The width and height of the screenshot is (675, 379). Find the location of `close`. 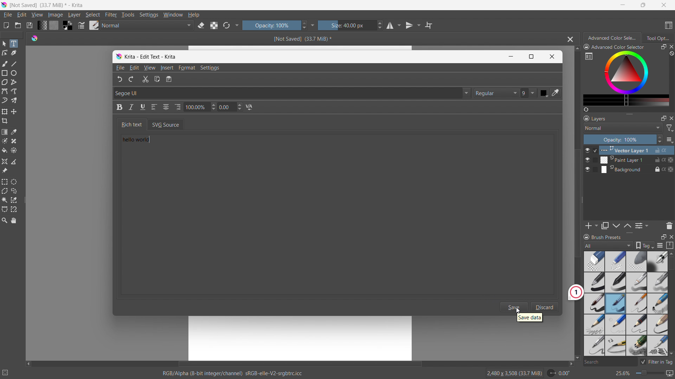

close is located at coordinates (671, 236).